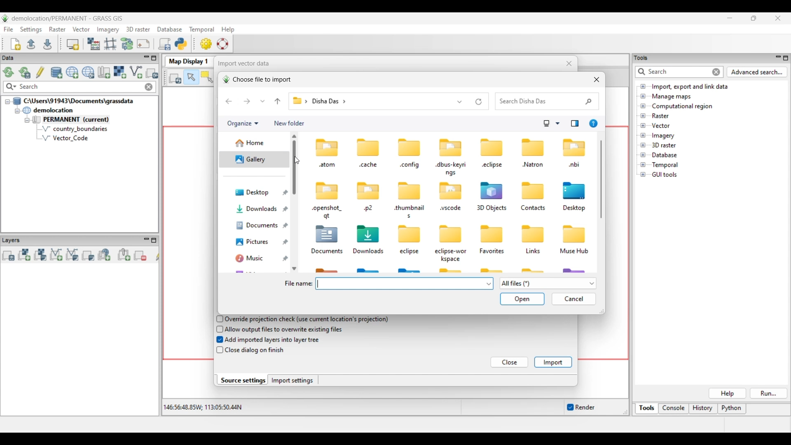  What do you see at coordinates (73, 44) in the screenshot?
I see `Start new map display` at bounding box center [73, 44].